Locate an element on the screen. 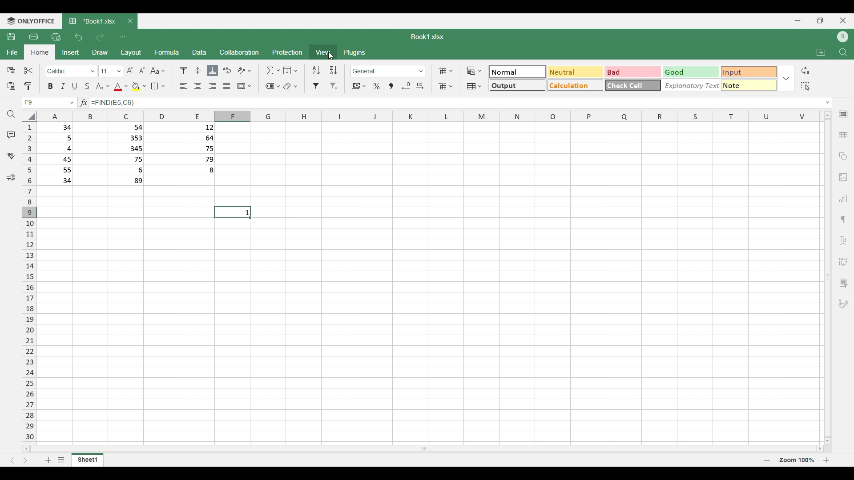  move left  is located at coordinates (27, 451).